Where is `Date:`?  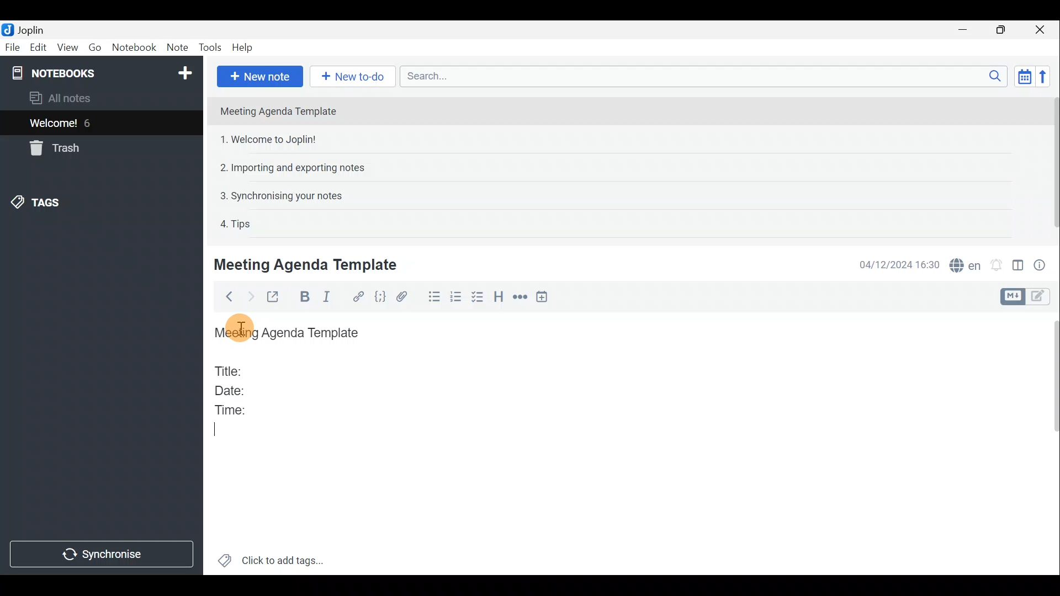
Date: is located at coordinates (239, 389).